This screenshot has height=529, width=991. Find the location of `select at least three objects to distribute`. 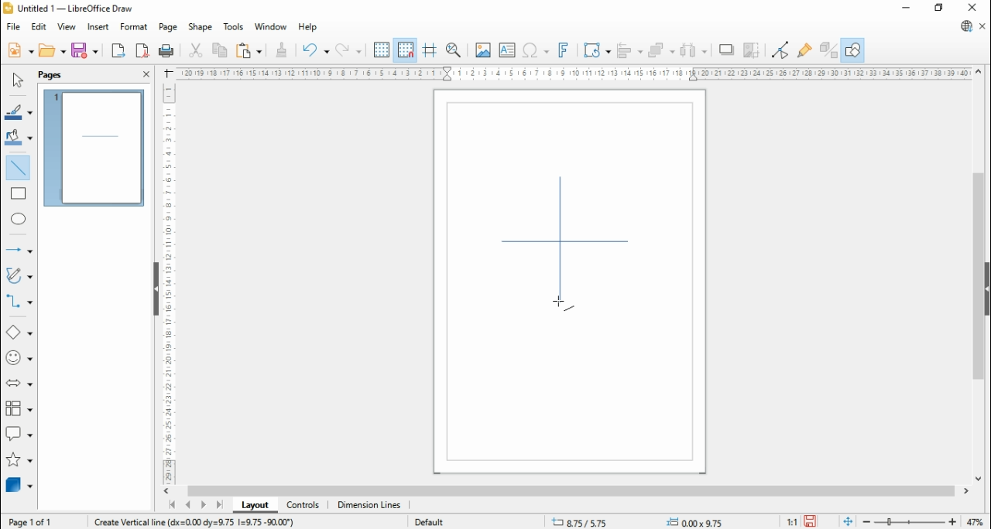

select at least three objects to distribute is located at coordinates (694, 50).